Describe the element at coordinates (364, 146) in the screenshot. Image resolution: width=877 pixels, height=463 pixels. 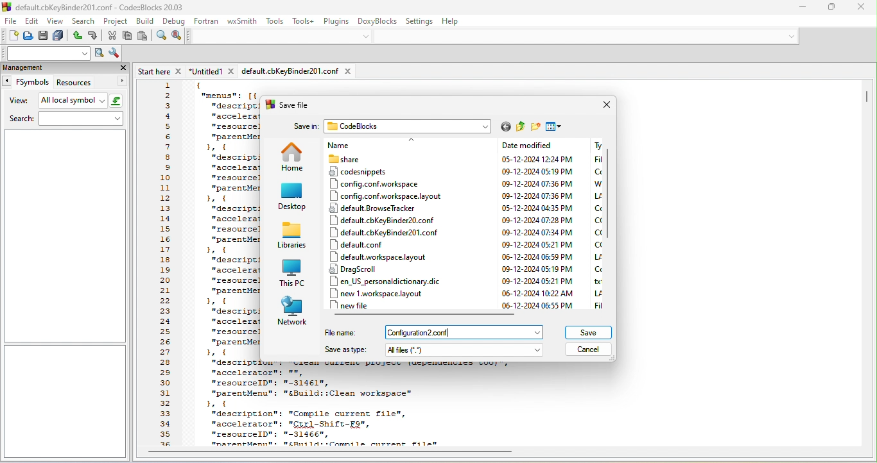
I see `name` at that location.